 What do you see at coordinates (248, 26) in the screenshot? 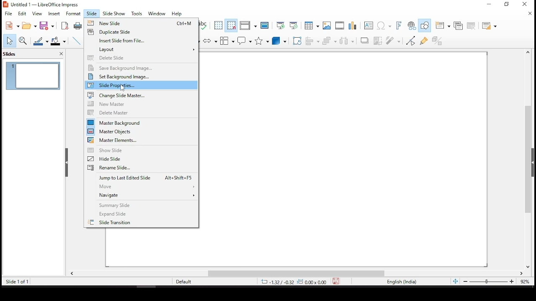
I see `display views` at bounding box center [248, 26].